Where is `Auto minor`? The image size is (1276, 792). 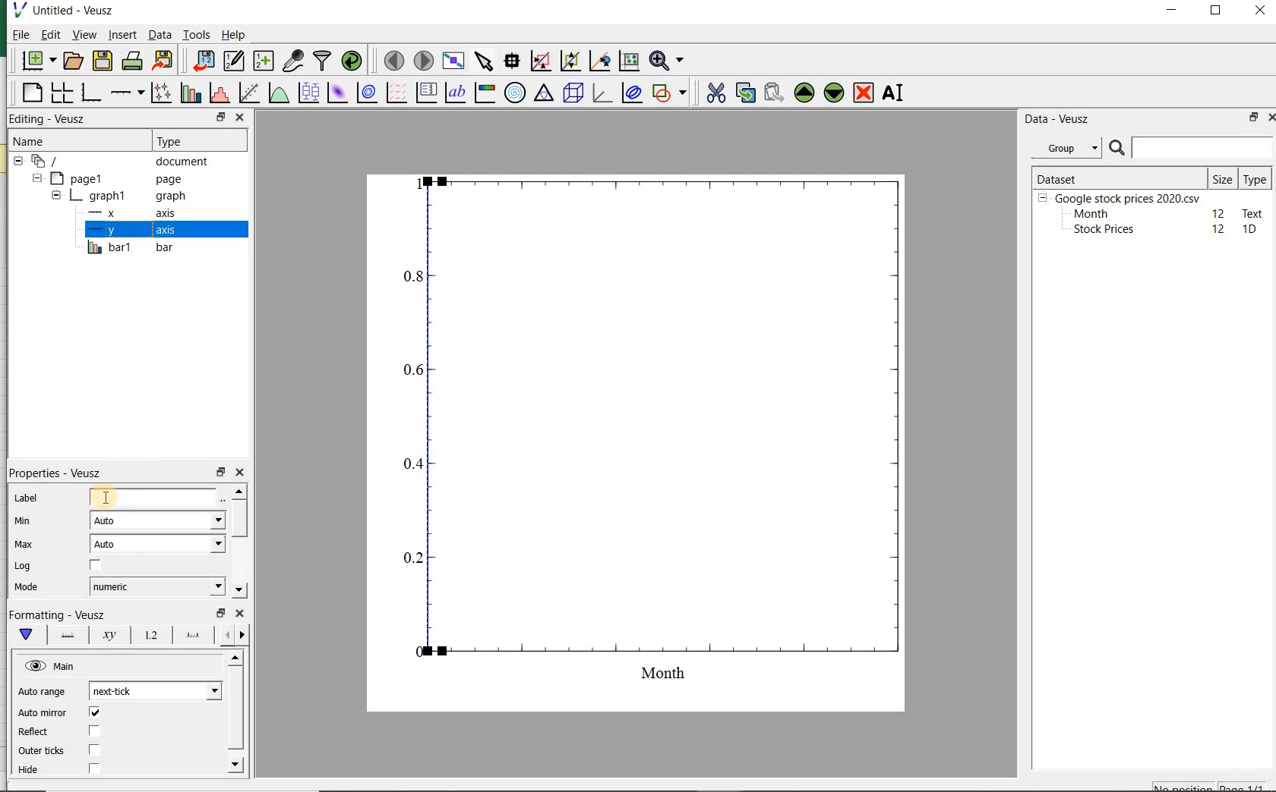
Auto minor is located at coordinates (43, 713).